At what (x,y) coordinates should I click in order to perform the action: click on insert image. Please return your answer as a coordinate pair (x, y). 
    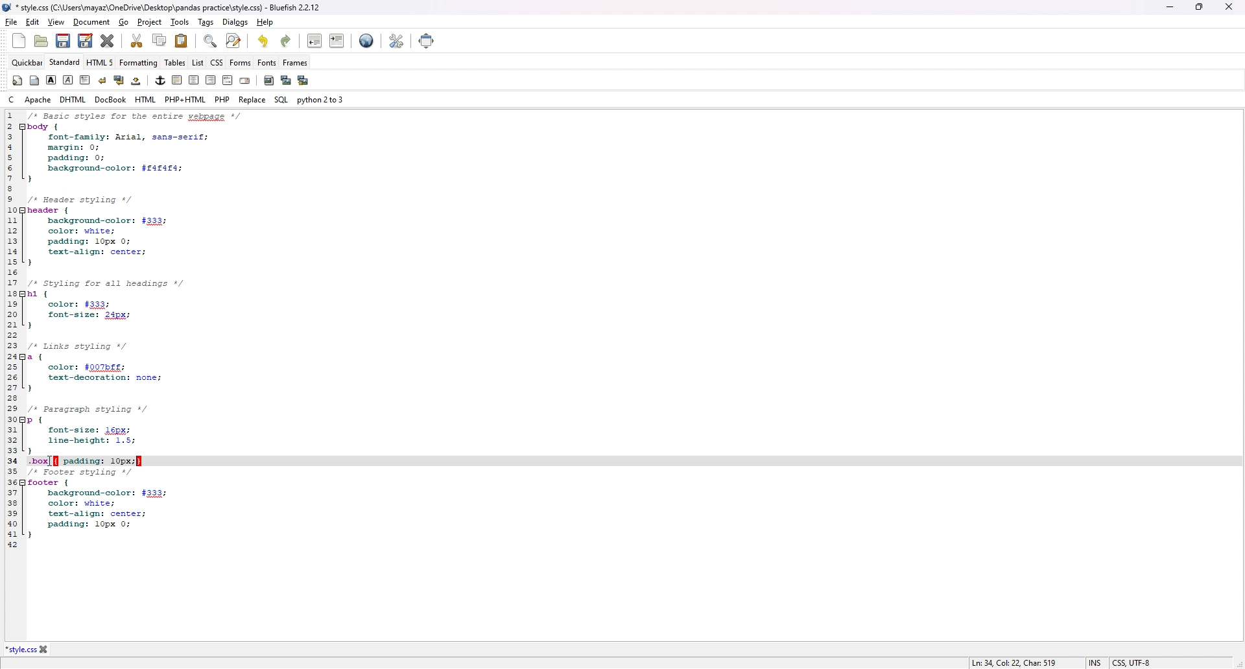
    Looking at the image, I should click on (269, 80).